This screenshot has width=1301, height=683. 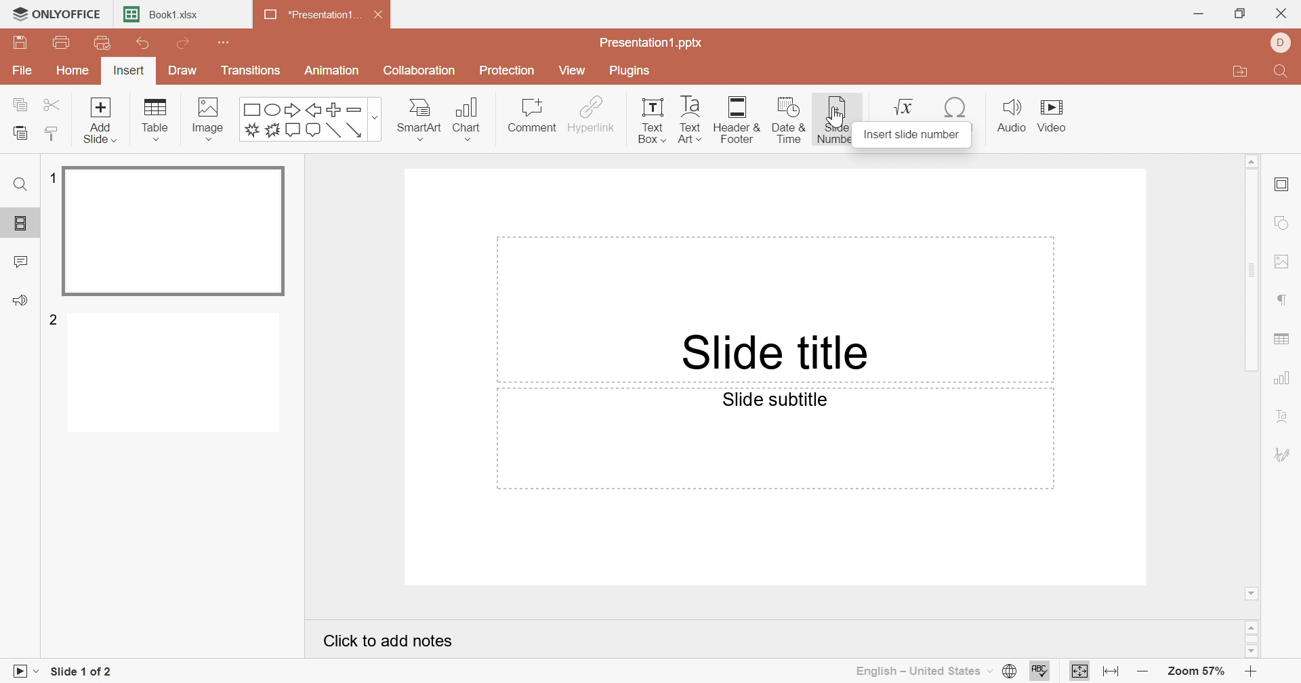 I want to click on Zoom out, so click(x=1144, y=674).